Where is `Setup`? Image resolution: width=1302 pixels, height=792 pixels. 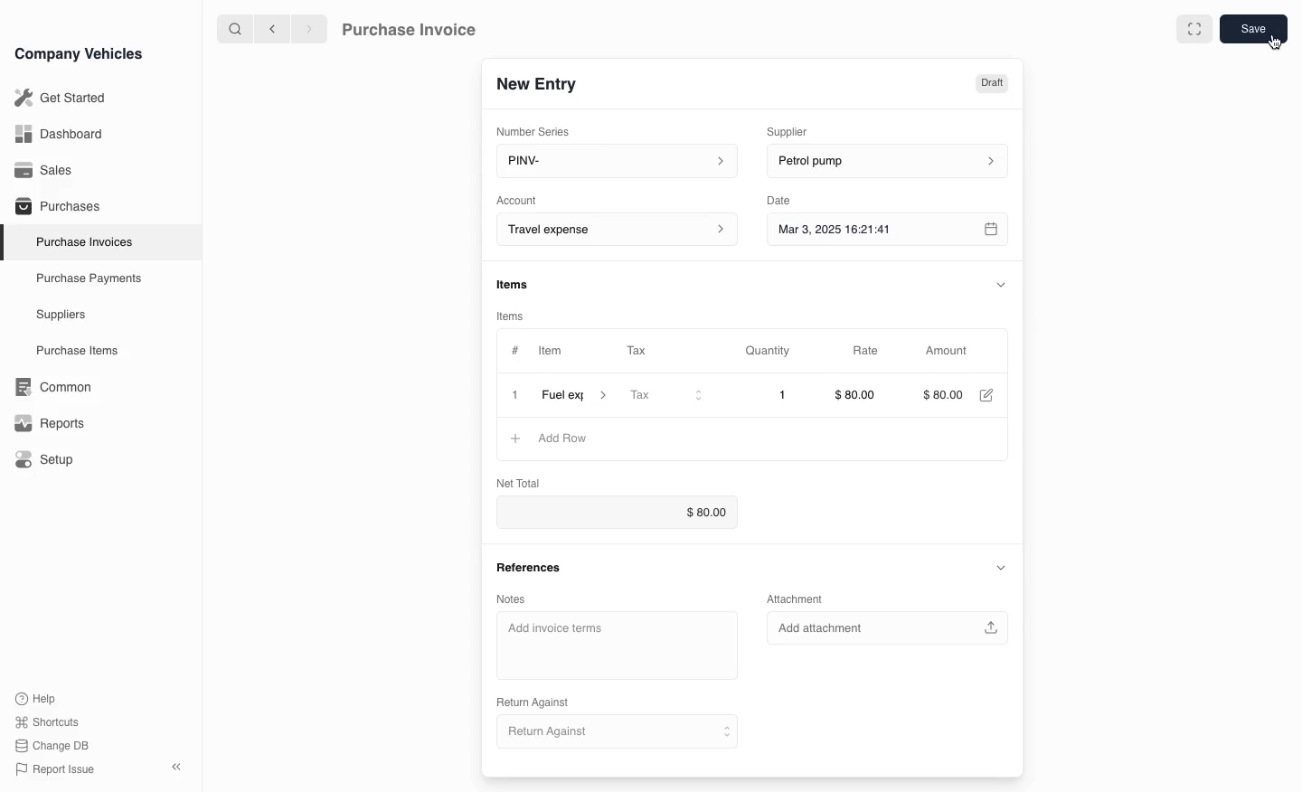
Setup is located at coordinates (48, 460).